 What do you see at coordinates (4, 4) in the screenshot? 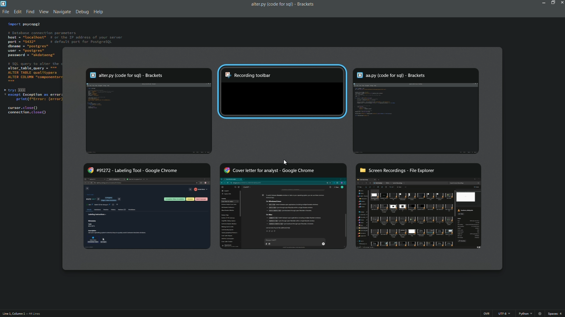
I see `app icon` at bounding box center [4, 4].